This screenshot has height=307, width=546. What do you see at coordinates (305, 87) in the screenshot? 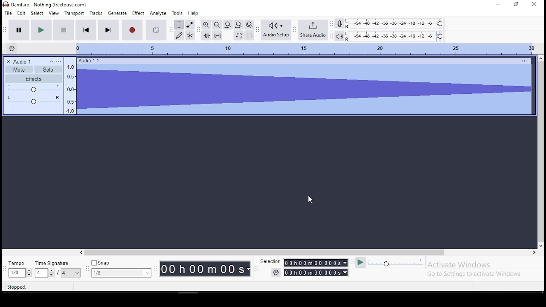
I see `audio clip` at bounding box center [305, 87].